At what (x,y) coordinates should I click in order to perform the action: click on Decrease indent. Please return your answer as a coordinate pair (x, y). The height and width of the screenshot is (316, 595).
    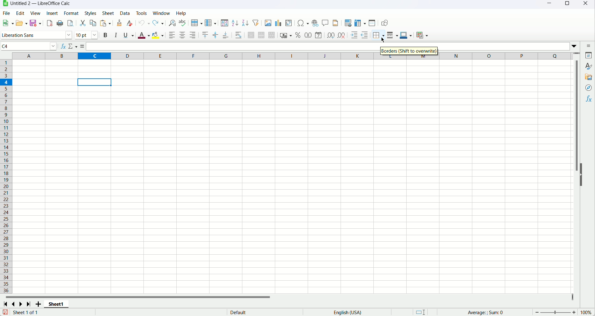
    Looking at the image, I should click on (365, 35).